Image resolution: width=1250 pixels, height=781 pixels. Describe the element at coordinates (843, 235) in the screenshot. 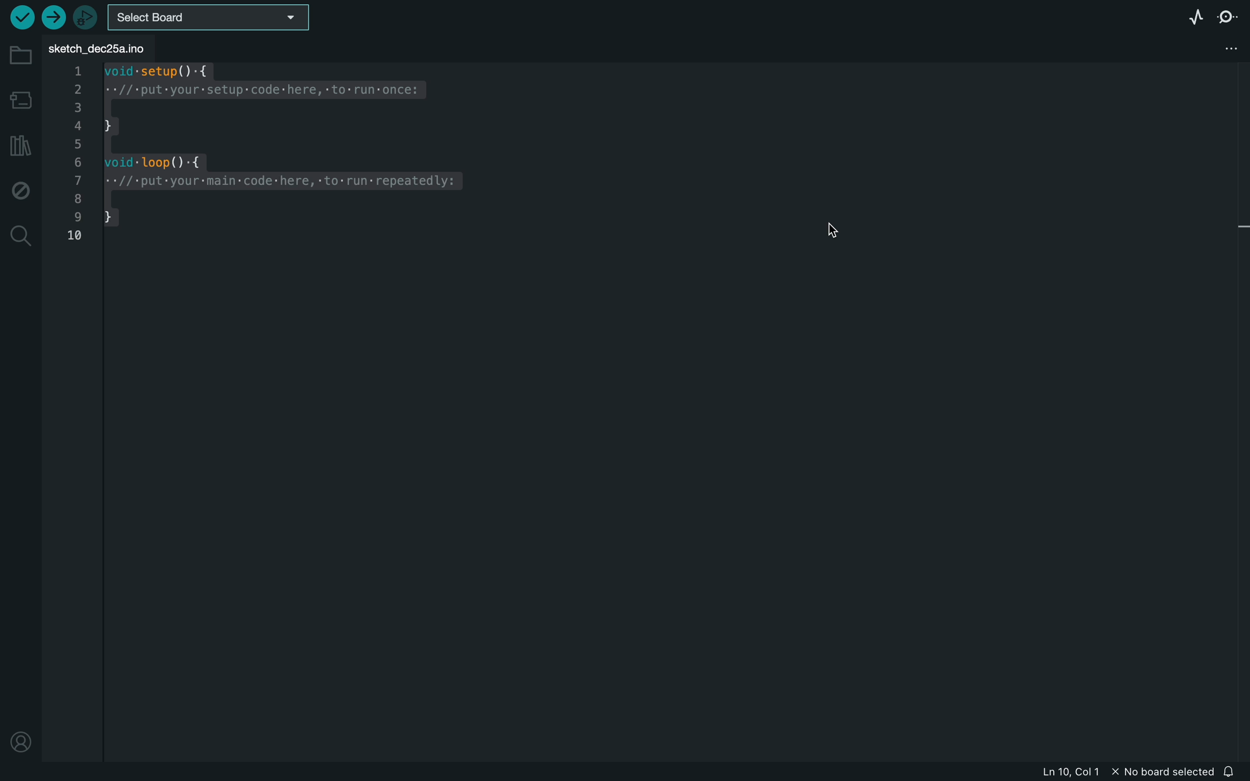

I see `cursor` at that location.